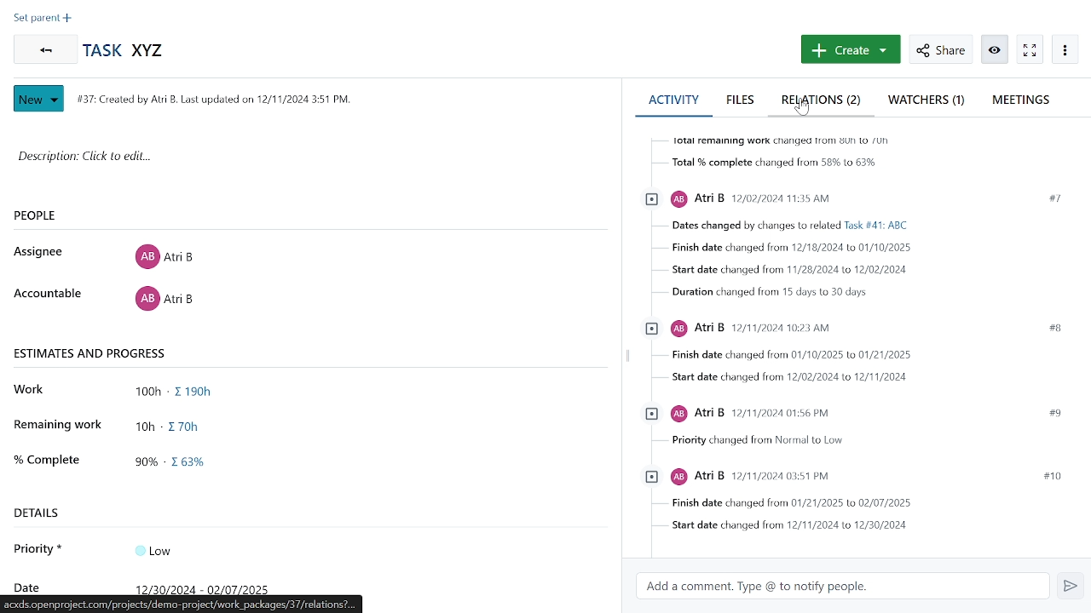 The height and width of the screenshot is (613, 1091). I want to click on add a comment, so click(840, 587).